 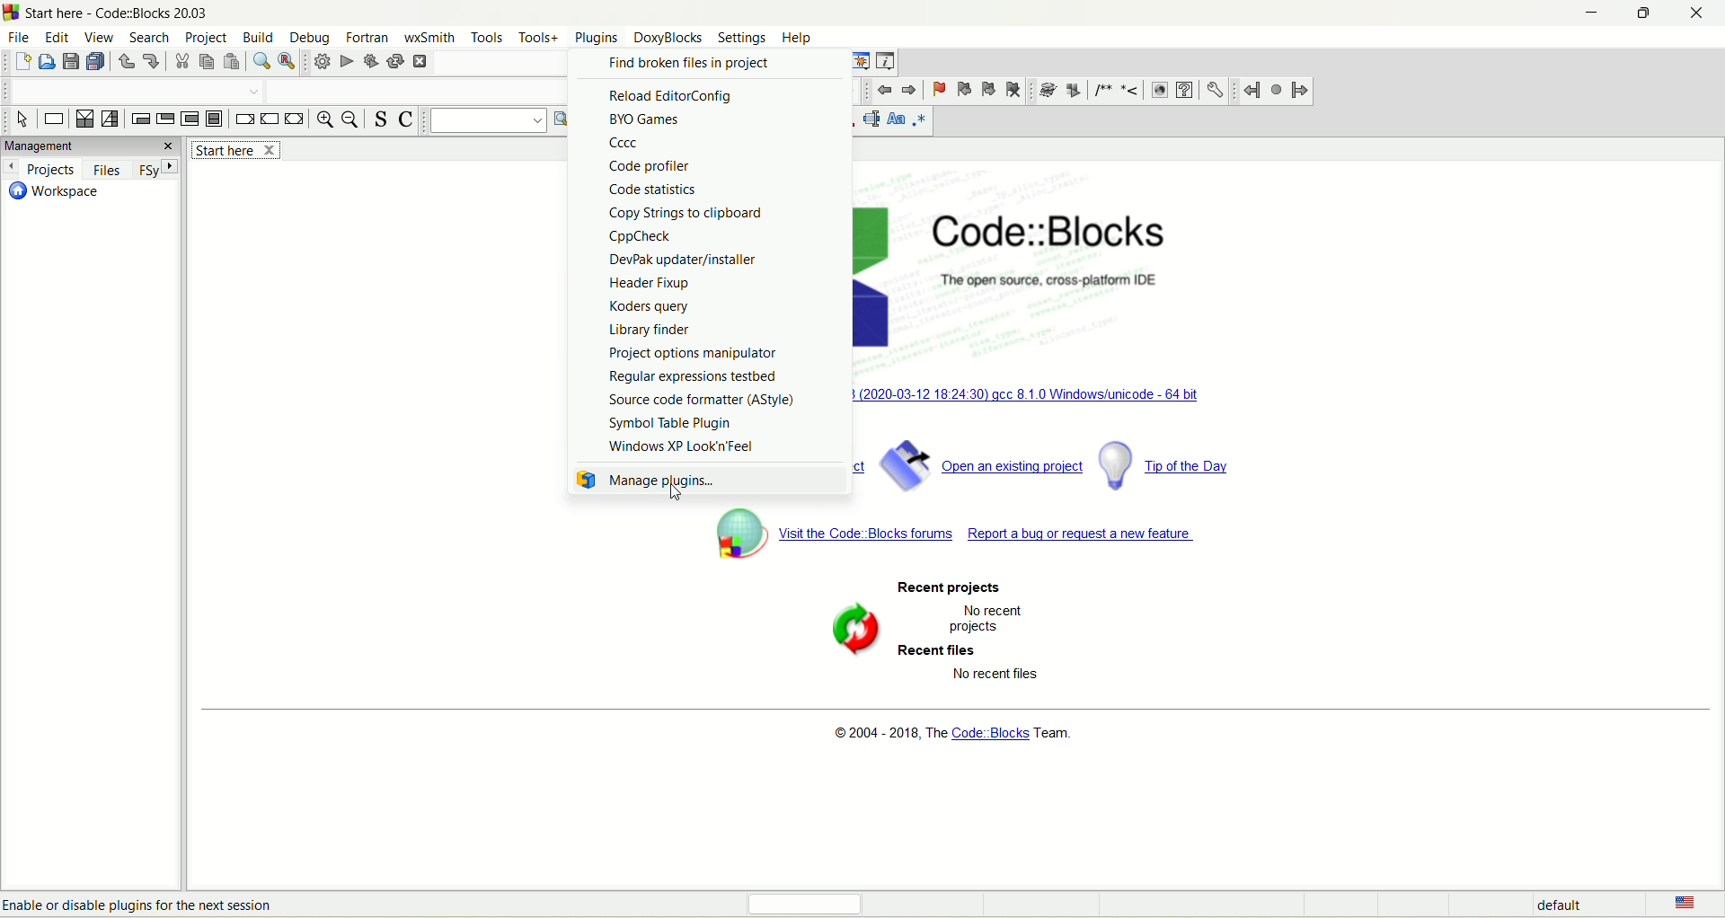 I want to click on zoom in, so click(x=323, y=119).